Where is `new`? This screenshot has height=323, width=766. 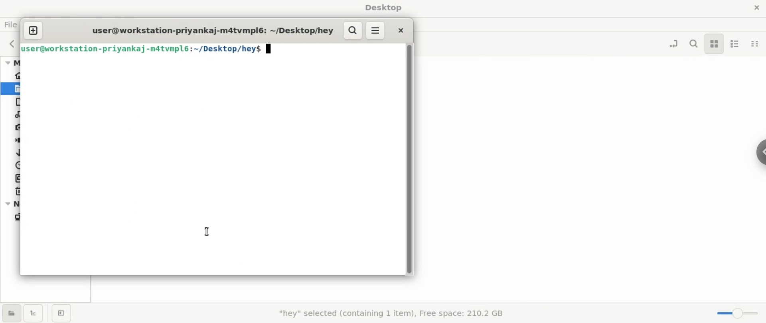 new is located at coordinates (34, 30).